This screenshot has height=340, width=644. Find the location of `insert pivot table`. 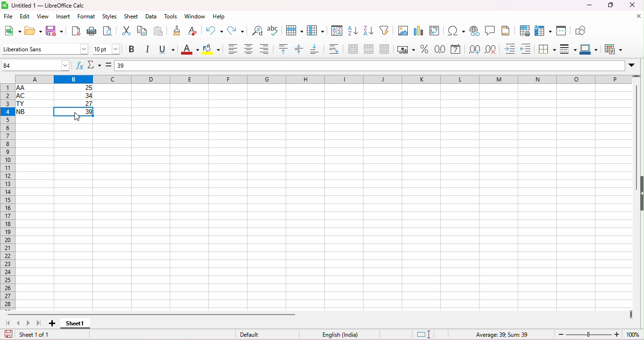

insert pivot table is located at coordinates (436, 30).